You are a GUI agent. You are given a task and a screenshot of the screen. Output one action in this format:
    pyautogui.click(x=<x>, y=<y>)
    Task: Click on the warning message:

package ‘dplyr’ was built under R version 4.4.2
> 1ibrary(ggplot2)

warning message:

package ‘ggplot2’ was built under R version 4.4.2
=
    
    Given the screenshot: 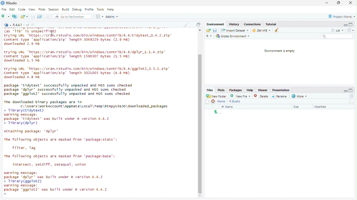 What is the action you would take?
    pyautogui.click(x=56, y=183)
    